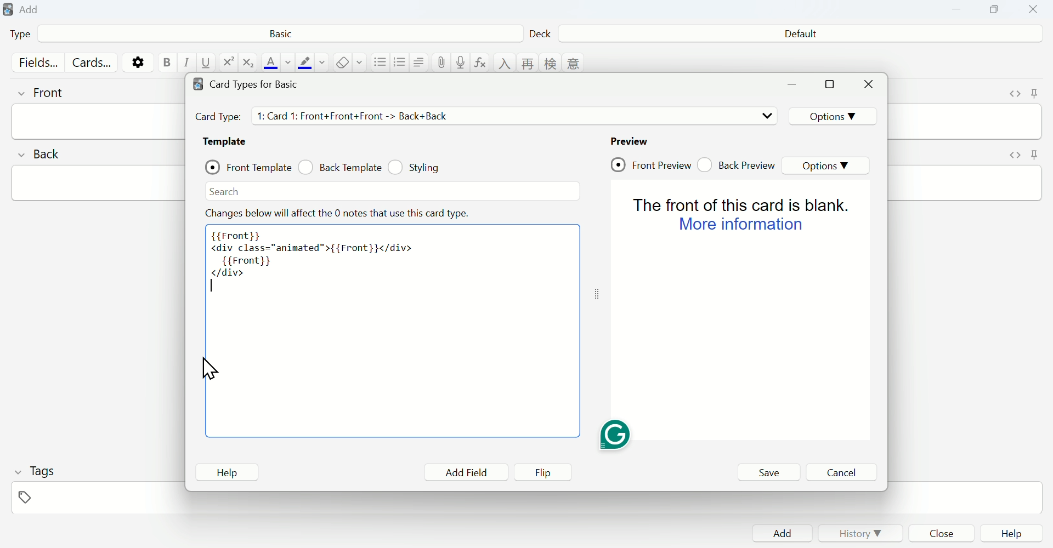 The height and width of the screenshot is (548, 1053). Describe the element at coordinates (795, 87) in the screenshot. I see `minimize` at that location.